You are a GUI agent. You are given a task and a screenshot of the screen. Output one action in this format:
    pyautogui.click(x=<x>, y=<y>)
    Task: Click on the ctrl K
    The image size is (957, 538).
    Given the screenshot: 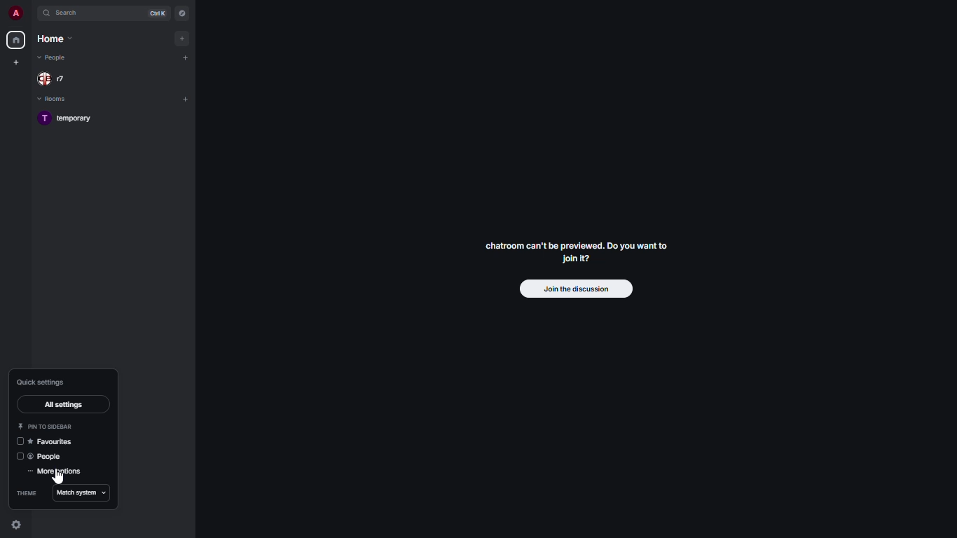 What is the action you would take?
    pyautogui.click(x=158, y=13)
    